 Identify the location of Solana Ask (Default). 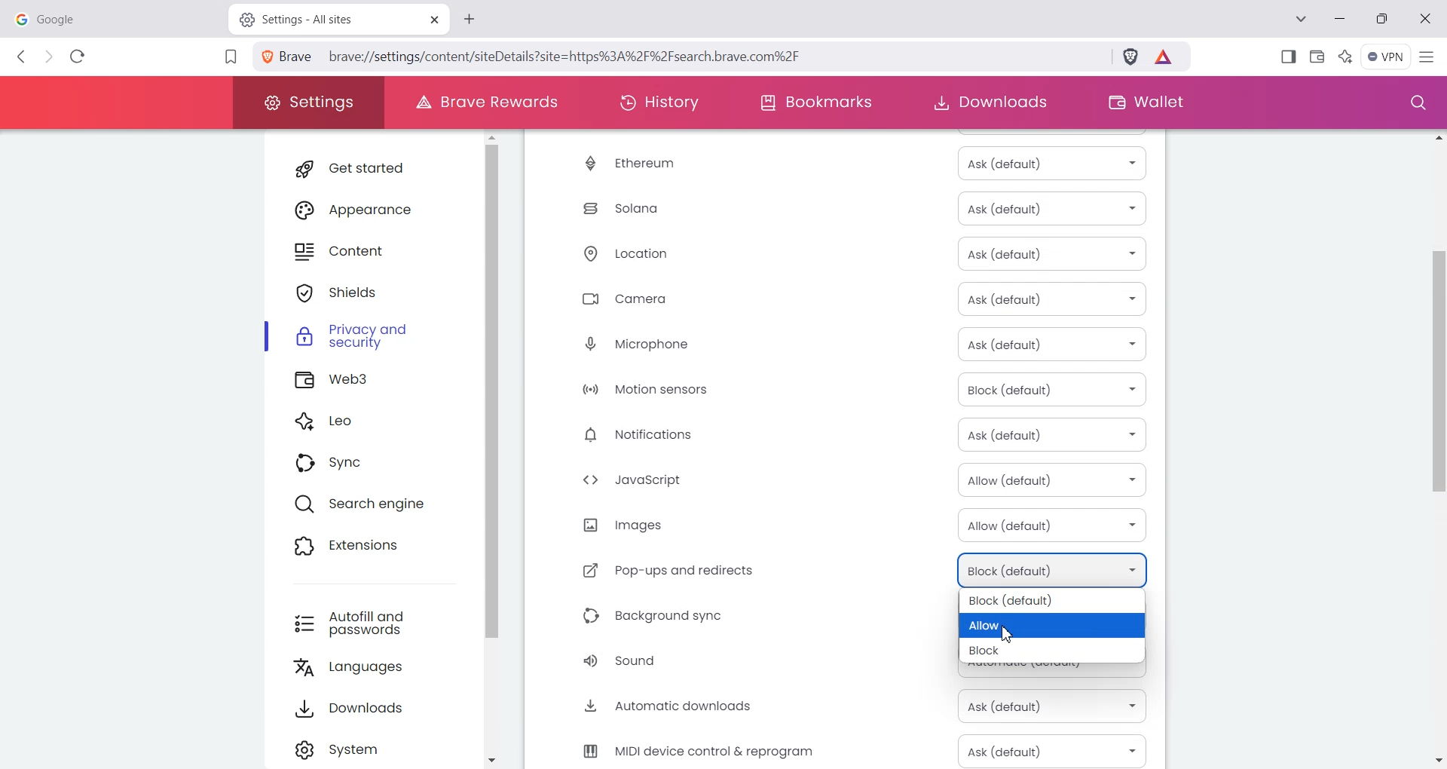
(845, 207).